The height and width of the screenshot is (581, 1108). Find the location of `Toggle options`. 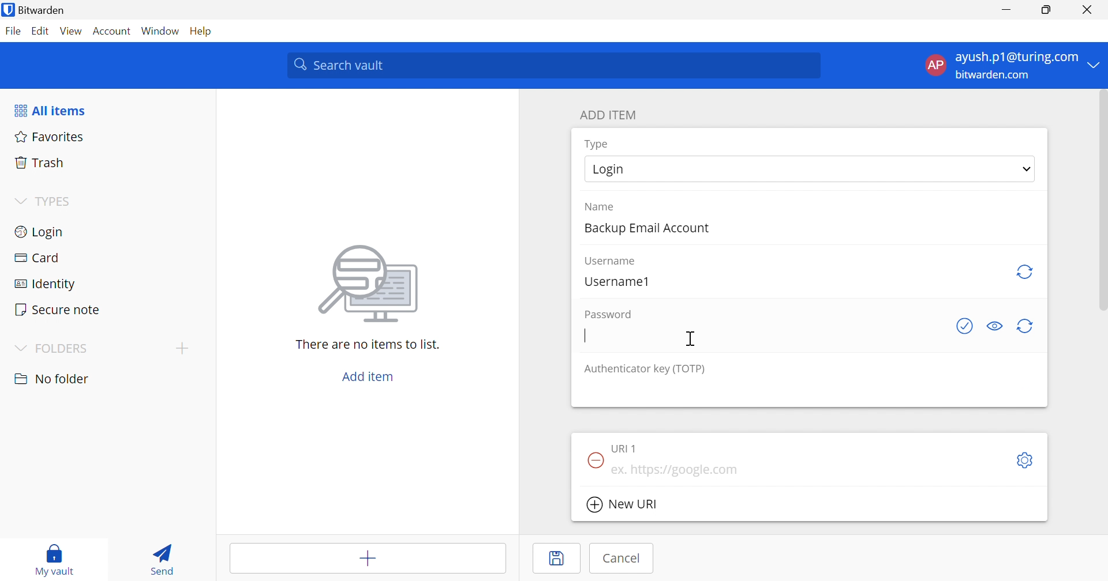

Toggle options is located at coordinates (1027, 461).